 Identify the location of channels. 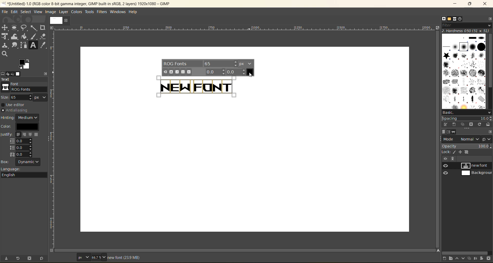
(449, 133).